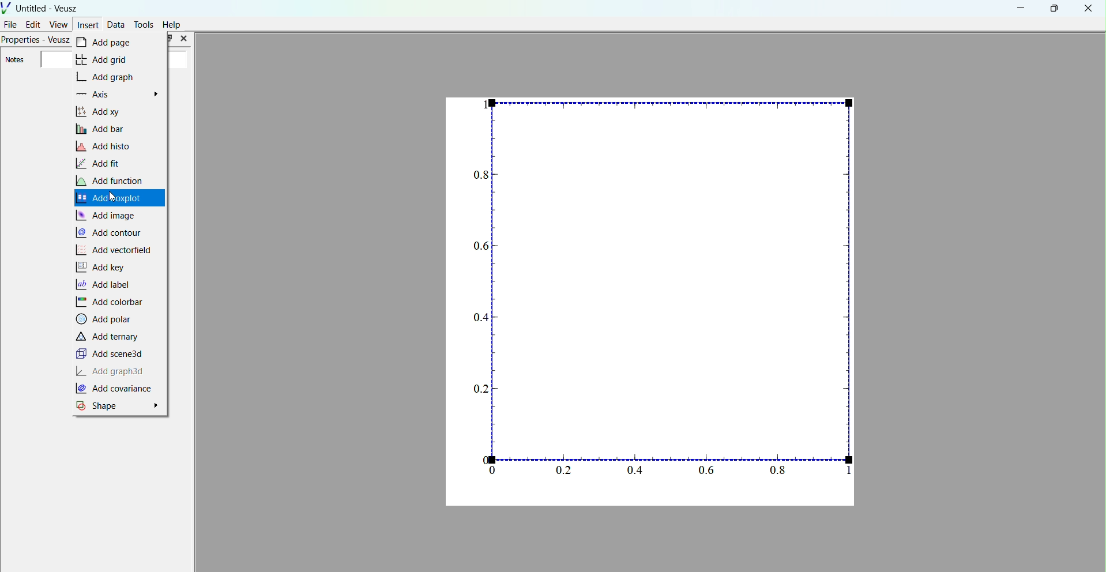 Image resolution: width=1106 pixels, height=572 pixels. What do you see at coordinates (104, 267) in the screenshot?
I see `Add key` at bounding box center [104, 267].